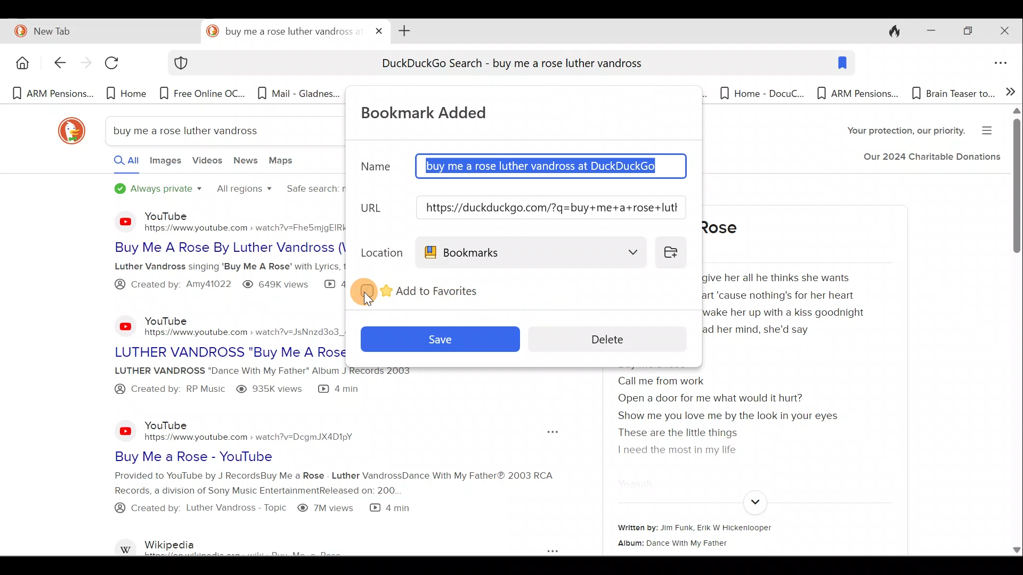 This screenshot has width=1023, height=575. I want to click on Bookmark 1, so click(52, 94).